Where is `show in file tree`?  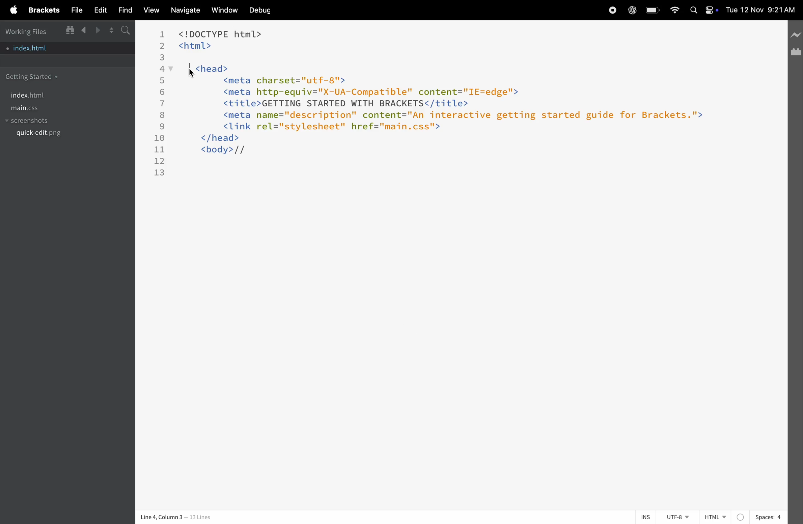
show in file tree is located at coordinates (71, 29).